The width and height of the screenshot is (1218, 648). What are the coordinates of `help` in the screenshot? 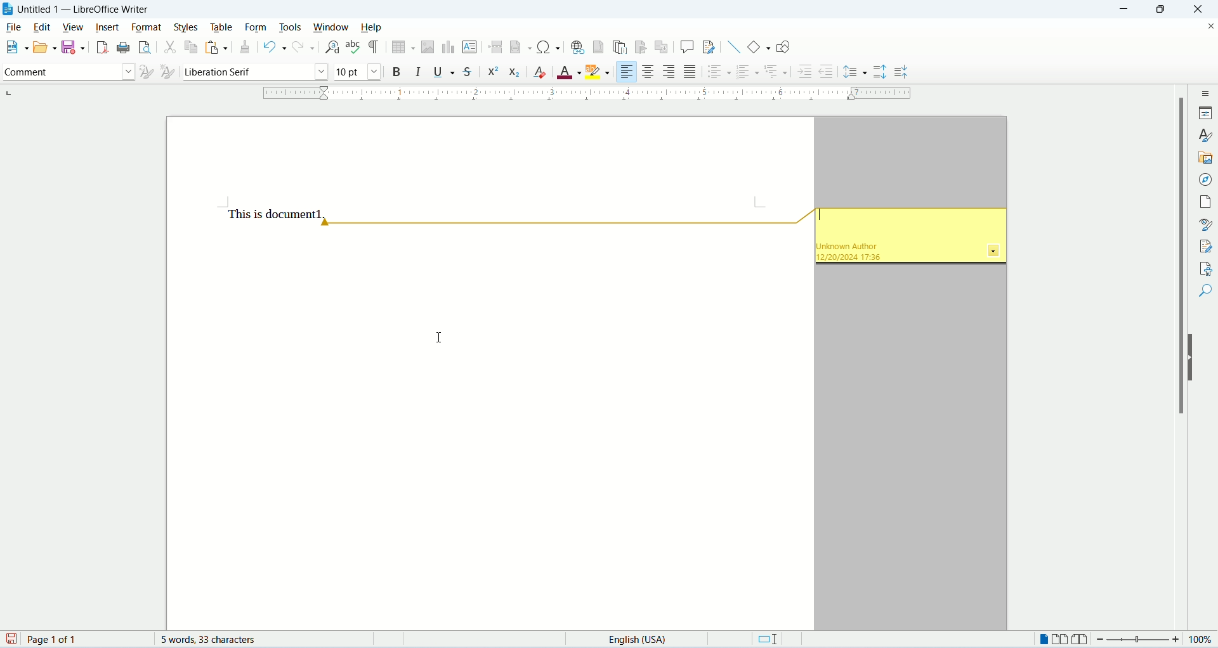 It's located at (372, 27).